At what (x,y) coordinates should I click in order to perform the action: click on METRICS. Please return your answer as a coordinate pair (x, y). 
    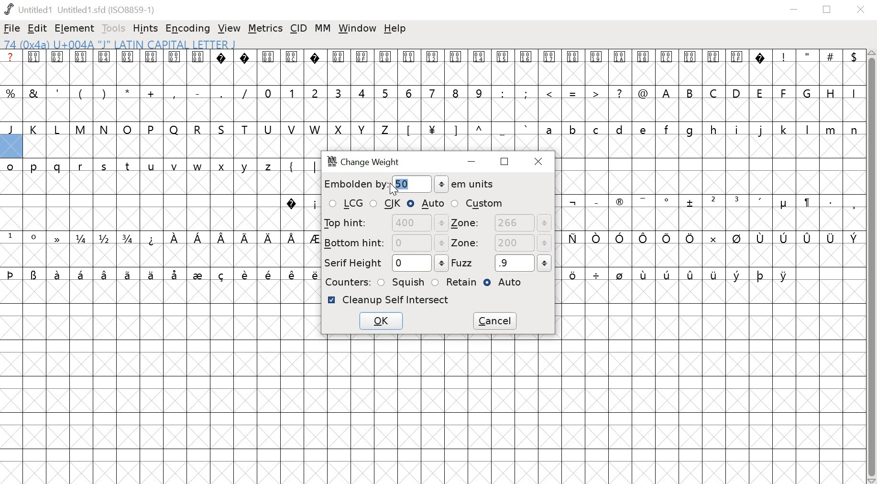
    Looking at the image, I should click on (265, 29).